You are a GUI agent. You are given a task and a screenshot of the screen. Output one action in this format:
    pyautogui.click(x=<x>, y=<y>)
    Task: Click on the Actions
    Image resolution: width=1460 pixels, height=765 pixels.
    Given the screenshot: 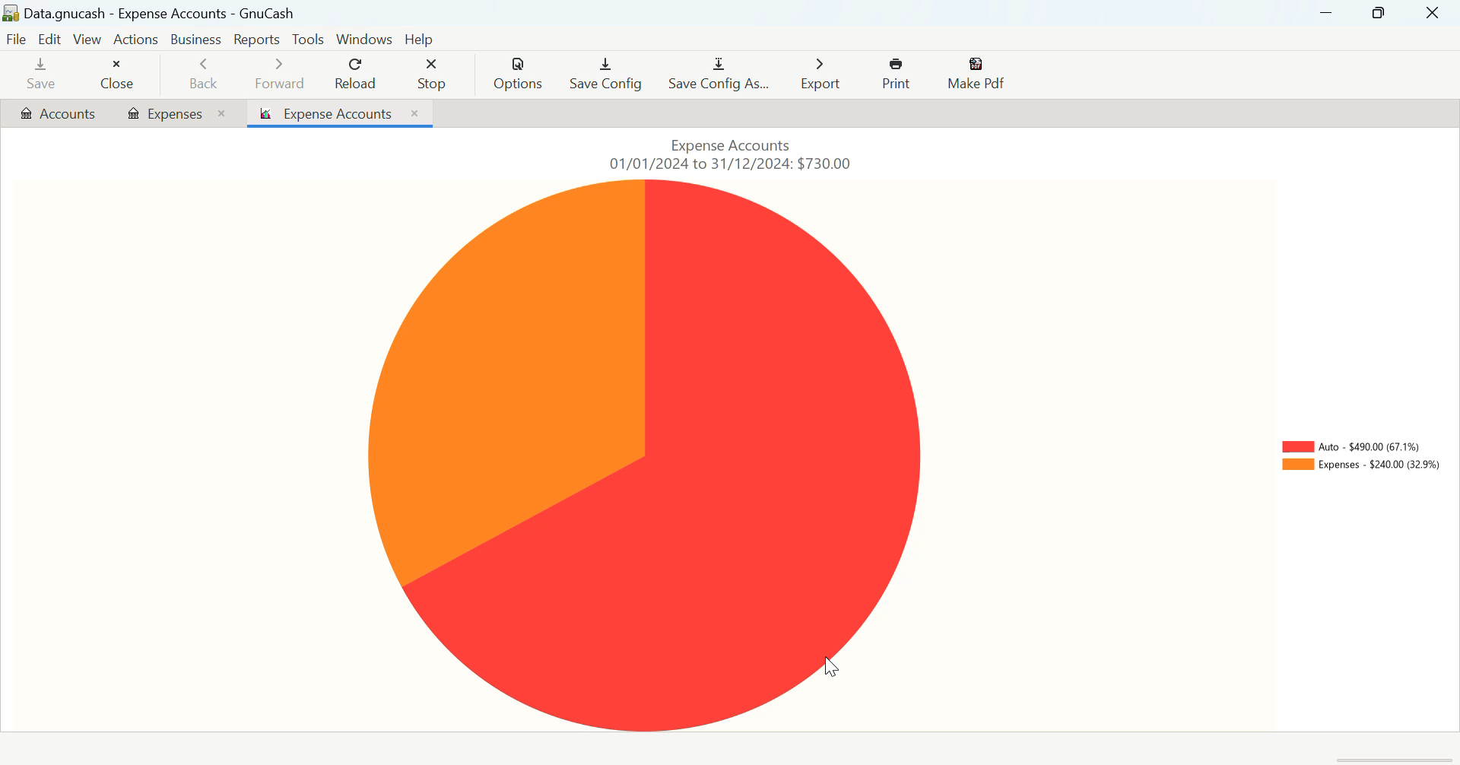 What is the action you would take?
    pyautogui.click(x=138, y=42)
    